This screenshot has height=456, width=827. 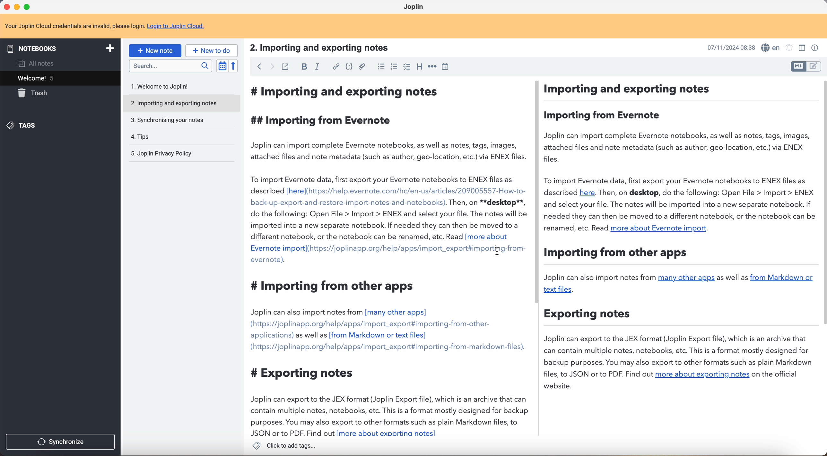 I want to click on toggle editor layout, so click(x=798, y=66).